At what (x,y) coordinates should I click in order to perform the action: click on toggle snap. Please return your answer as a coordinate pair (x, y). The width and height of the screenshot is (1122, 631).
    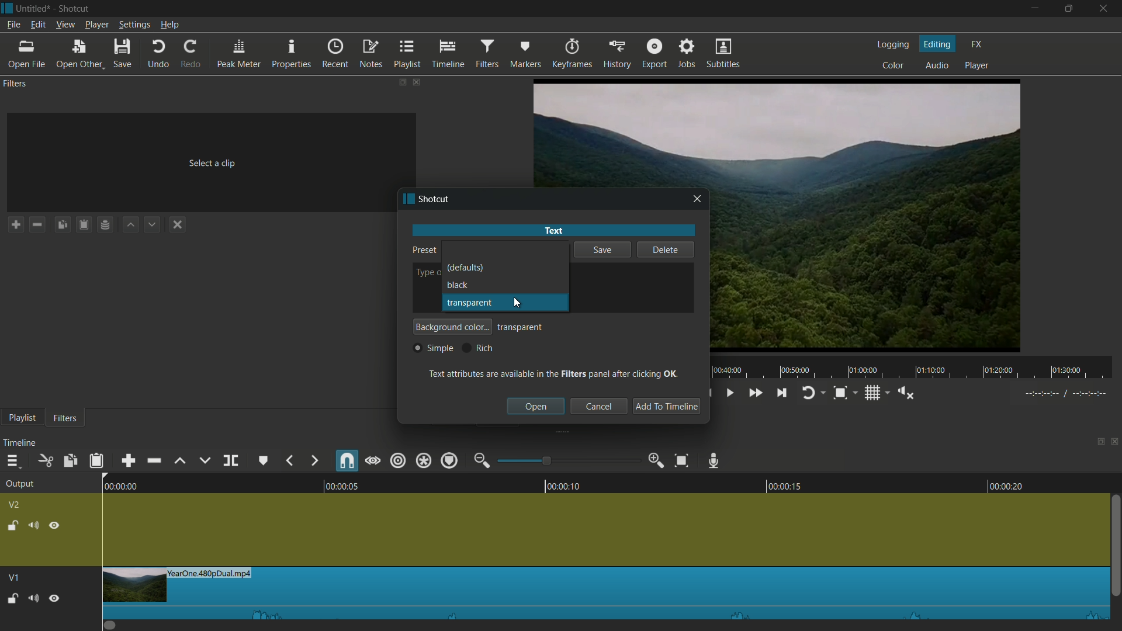
    Looking at the image, I should click on (840, 393).